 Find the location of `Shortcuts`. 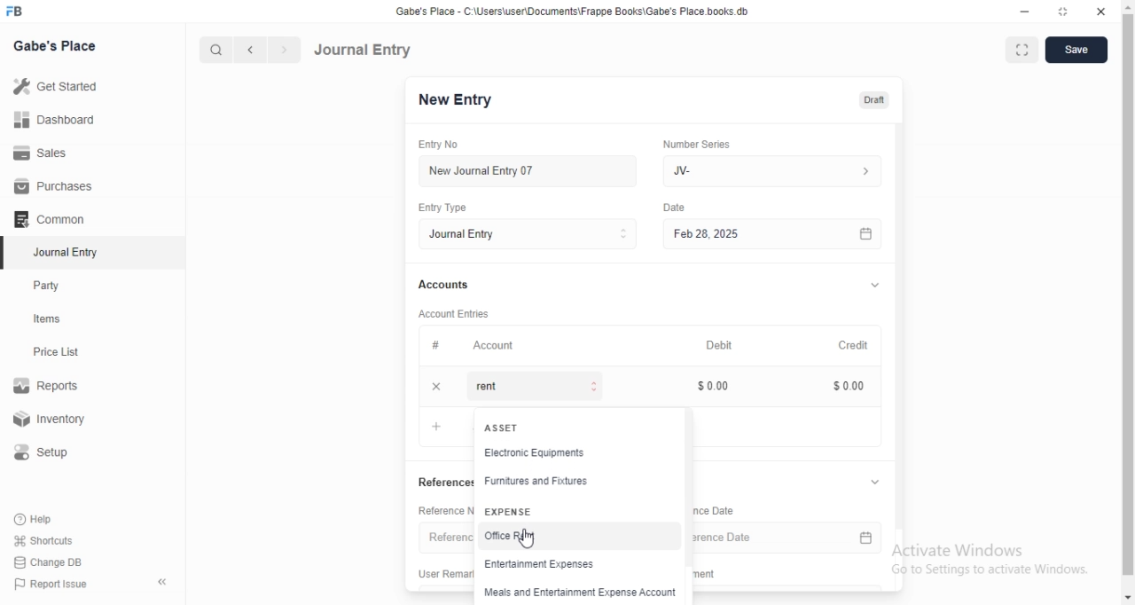

Shortcuts is located at coordinates (43, 539).